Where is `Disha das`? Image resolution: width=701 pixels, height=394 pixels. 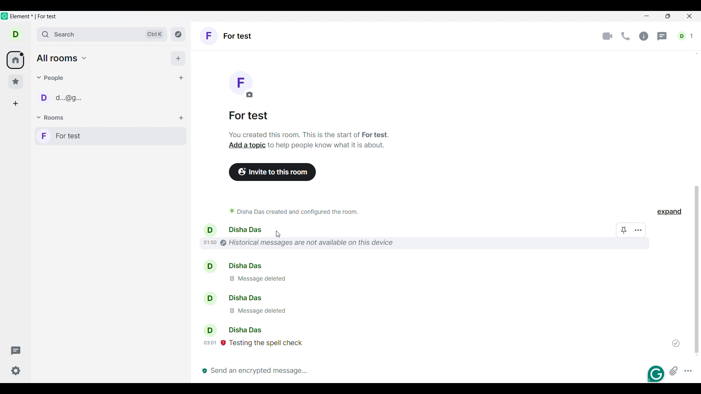 Disha das is located at coordinates (230, 329).